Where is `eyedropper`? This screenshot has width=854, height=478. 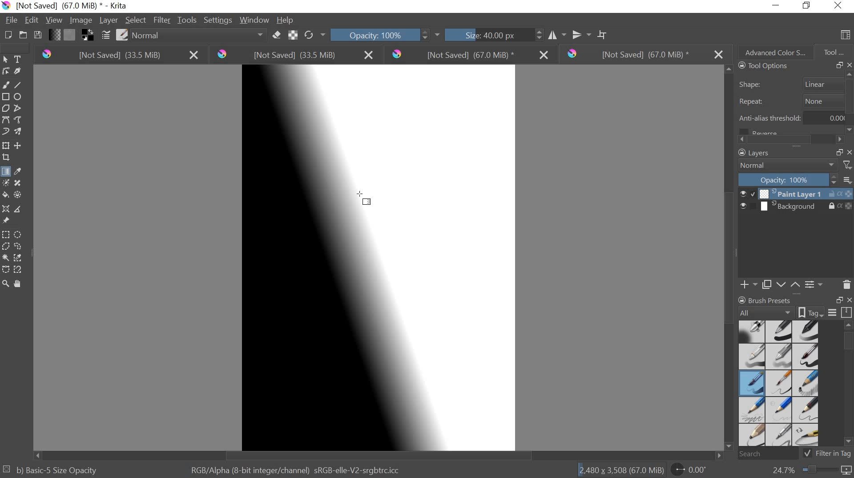 eyedropper is located at coordinates (20, 171).